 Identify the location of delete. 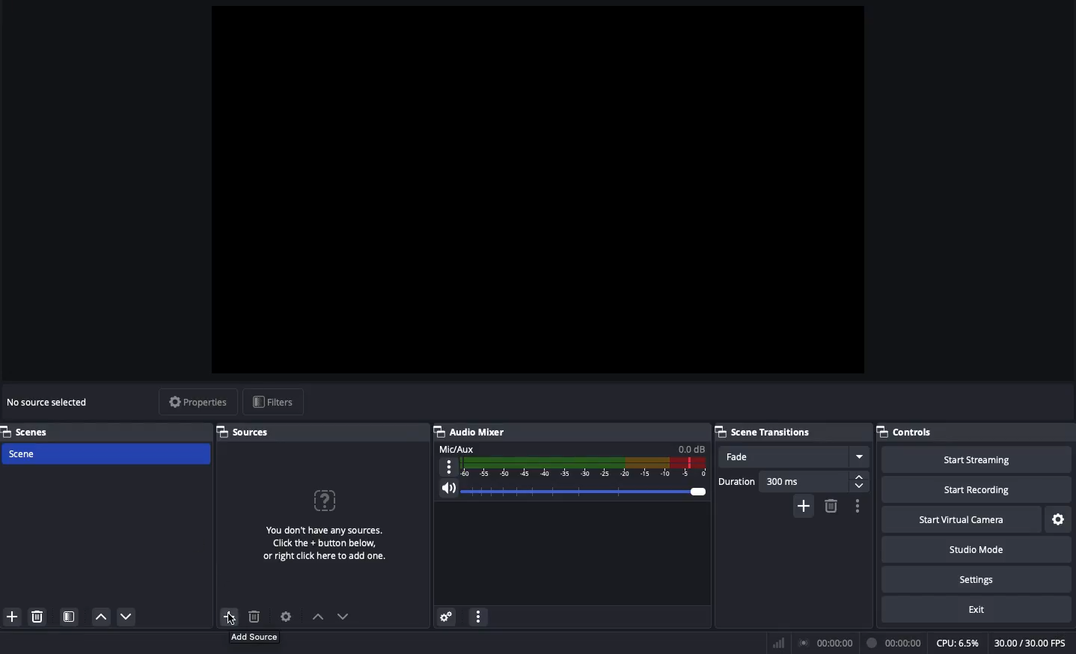
(251, 612).